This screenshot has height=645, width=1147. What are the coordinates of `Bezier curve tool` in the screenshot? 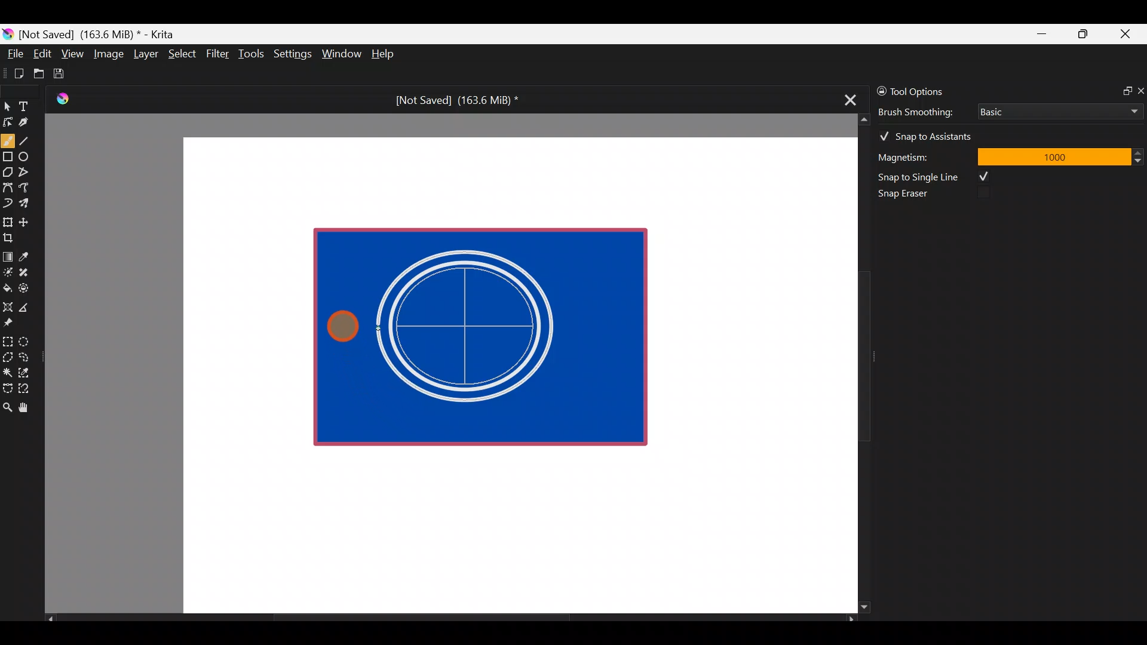 It's located at (7, 189).